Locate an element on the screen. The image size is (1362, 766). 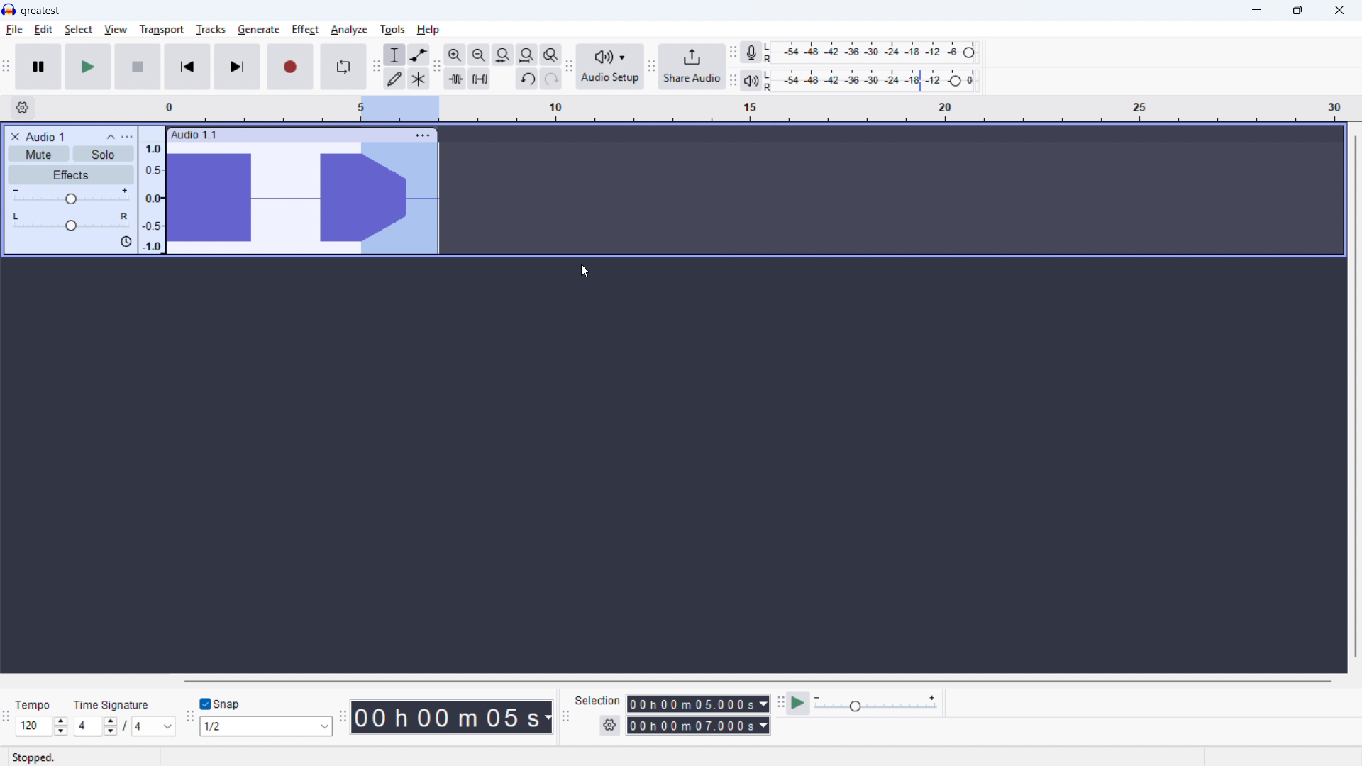
Edit toolbar  is located at coordinates (436, 67).